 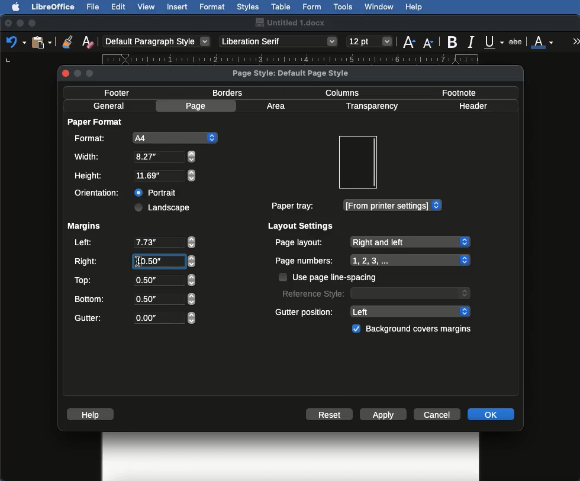 I want to click on Ruler, so click(x=301, y=59).